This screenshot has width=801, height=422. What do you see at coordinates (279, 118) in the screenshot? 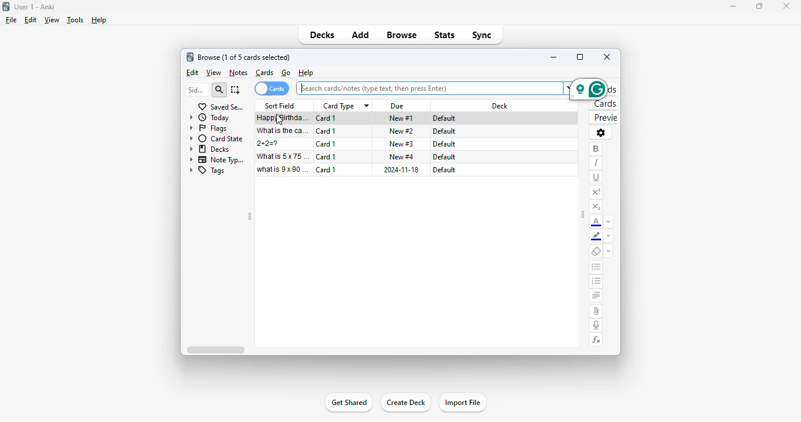
I see `happy birthday song!!!.mp3` at bounding box center [279, 118].